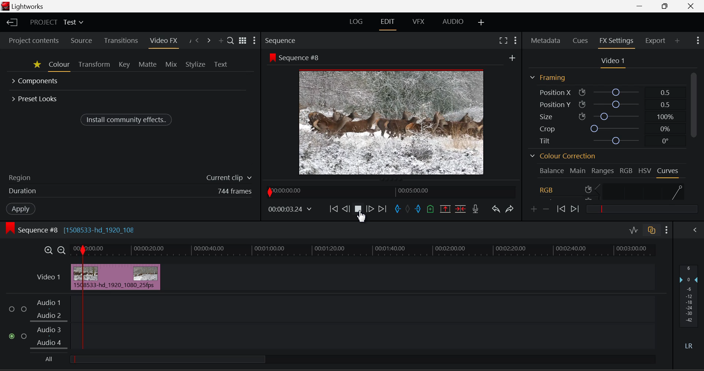  What do you see at coordinates (688, 305) in the screenshot?
I see `Decibel Level` at bounding box center [688, 305].